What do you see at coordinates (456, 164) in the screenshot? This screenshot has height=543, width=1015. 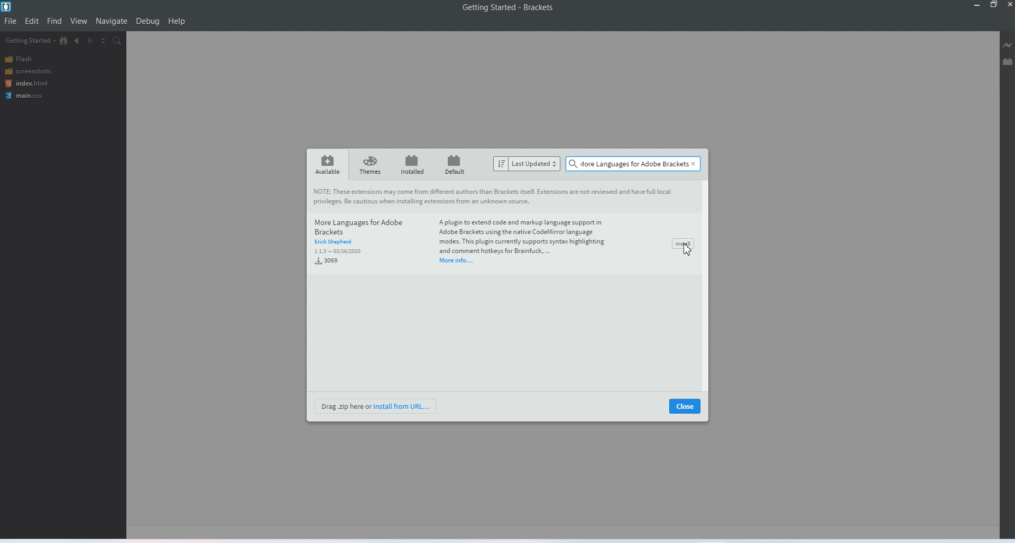 I see `default` at bounding box center [456, 164].